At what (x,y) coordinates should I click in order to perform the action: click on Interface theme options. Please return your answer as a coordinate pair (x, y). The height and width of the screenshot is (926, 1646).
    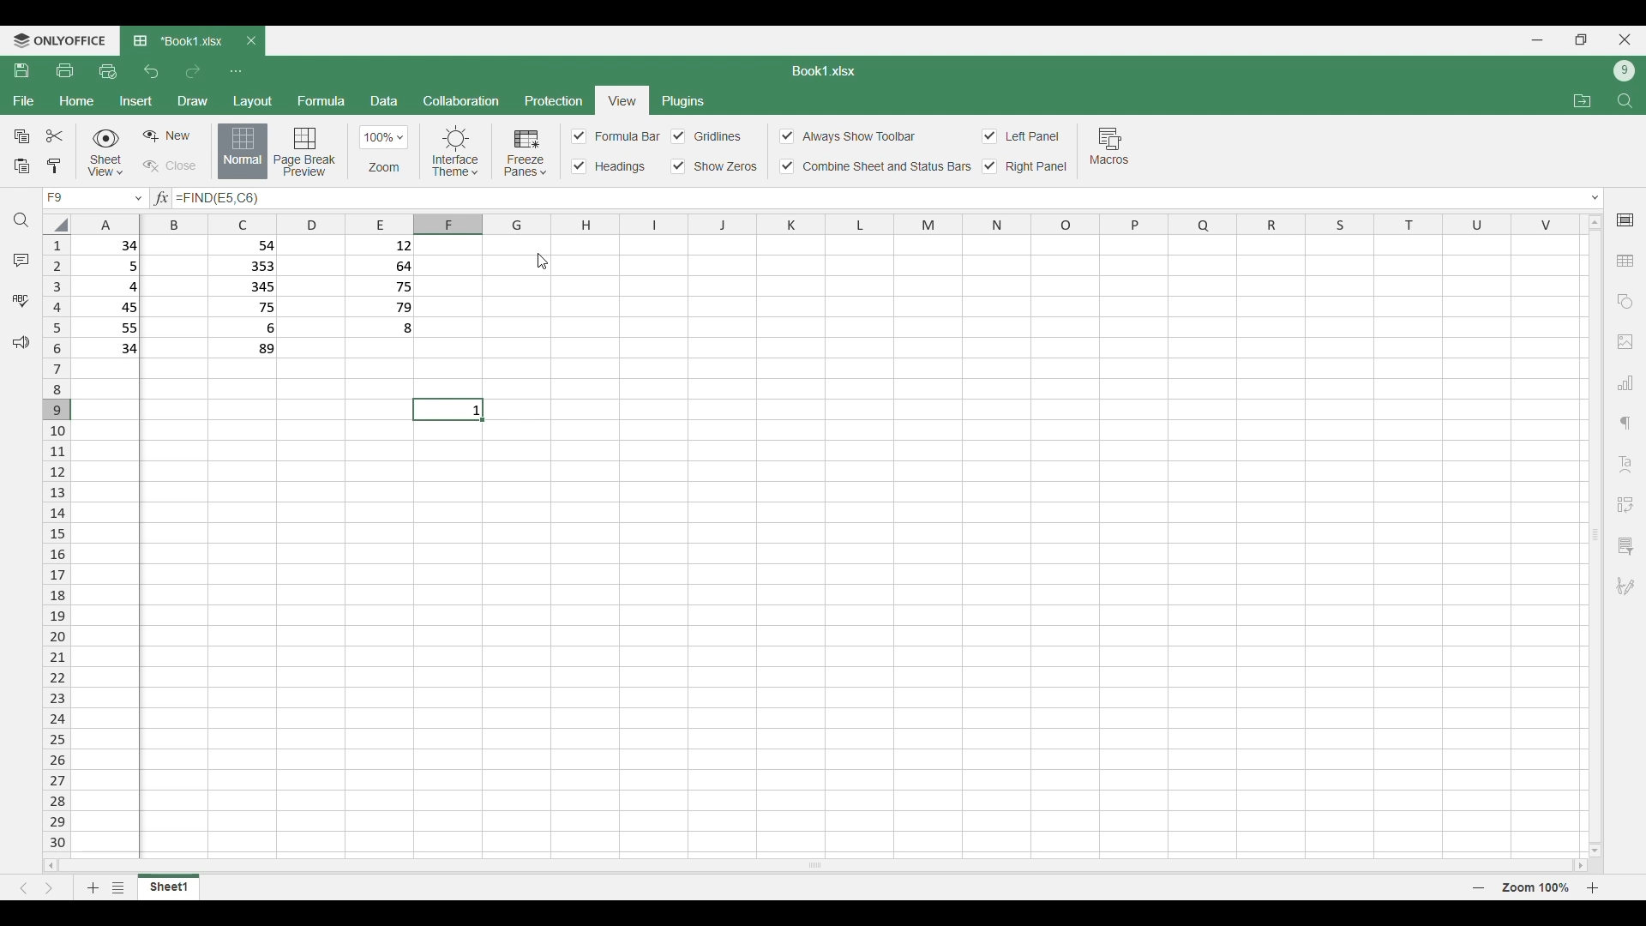
    Looking at the image, I should click on (457, 150).